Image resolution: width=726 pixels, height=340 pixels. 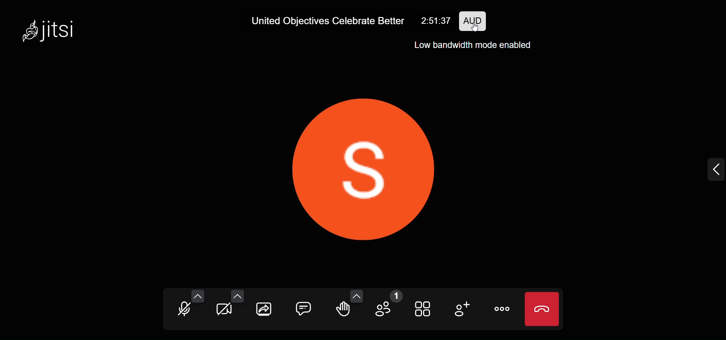 I want to click on expand, so click(x=714, y=169).